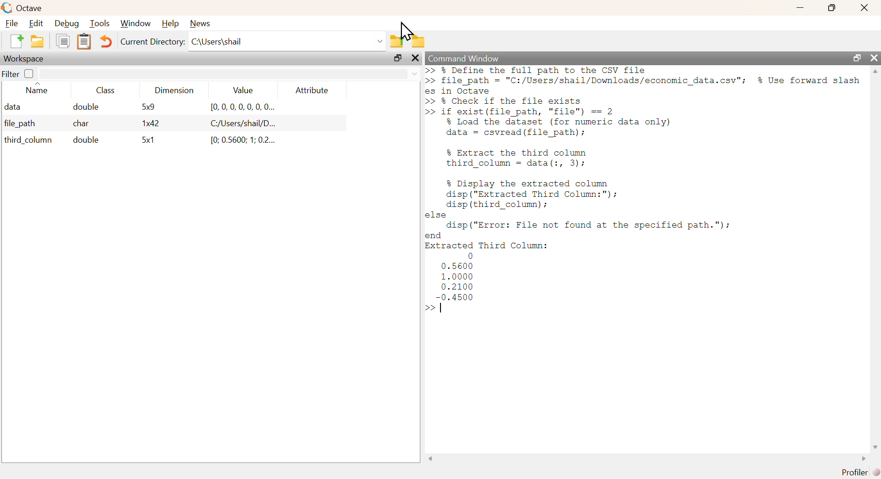 This screenshot has width=881, height=479. What do you see at coordinates (647, 458) in the screenshot?
I see `horizontal scroll bar` at bounding box center [647, 458].